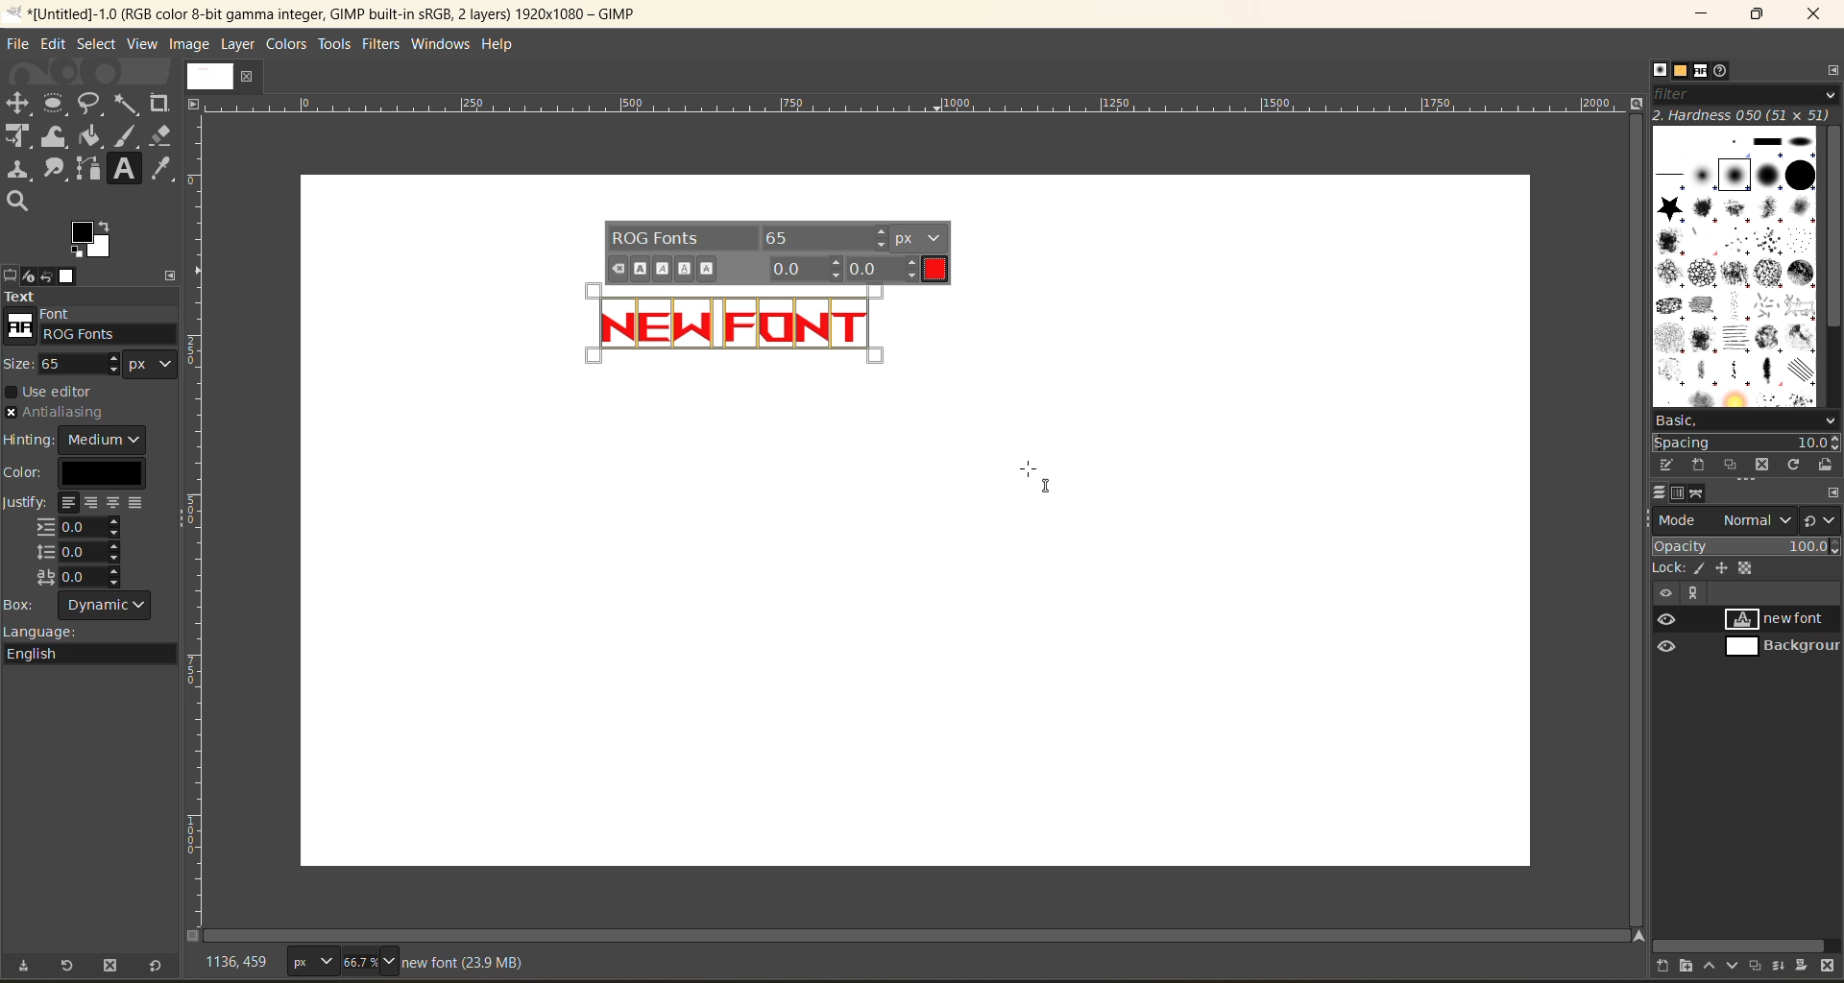  What do you see at coordinates (1745, 115) in the screenshot?
I see `hardness` at bounding box center [1745, 115].